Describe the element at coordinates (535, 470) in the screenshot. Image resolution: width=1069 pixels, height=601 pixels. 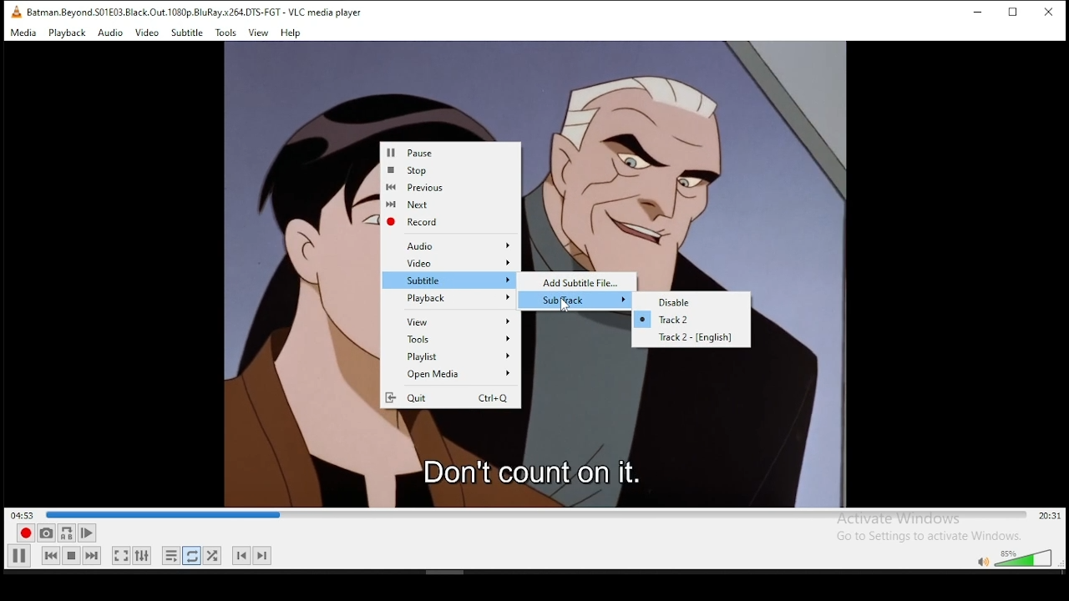
I see `Don't count on it.` at that location.